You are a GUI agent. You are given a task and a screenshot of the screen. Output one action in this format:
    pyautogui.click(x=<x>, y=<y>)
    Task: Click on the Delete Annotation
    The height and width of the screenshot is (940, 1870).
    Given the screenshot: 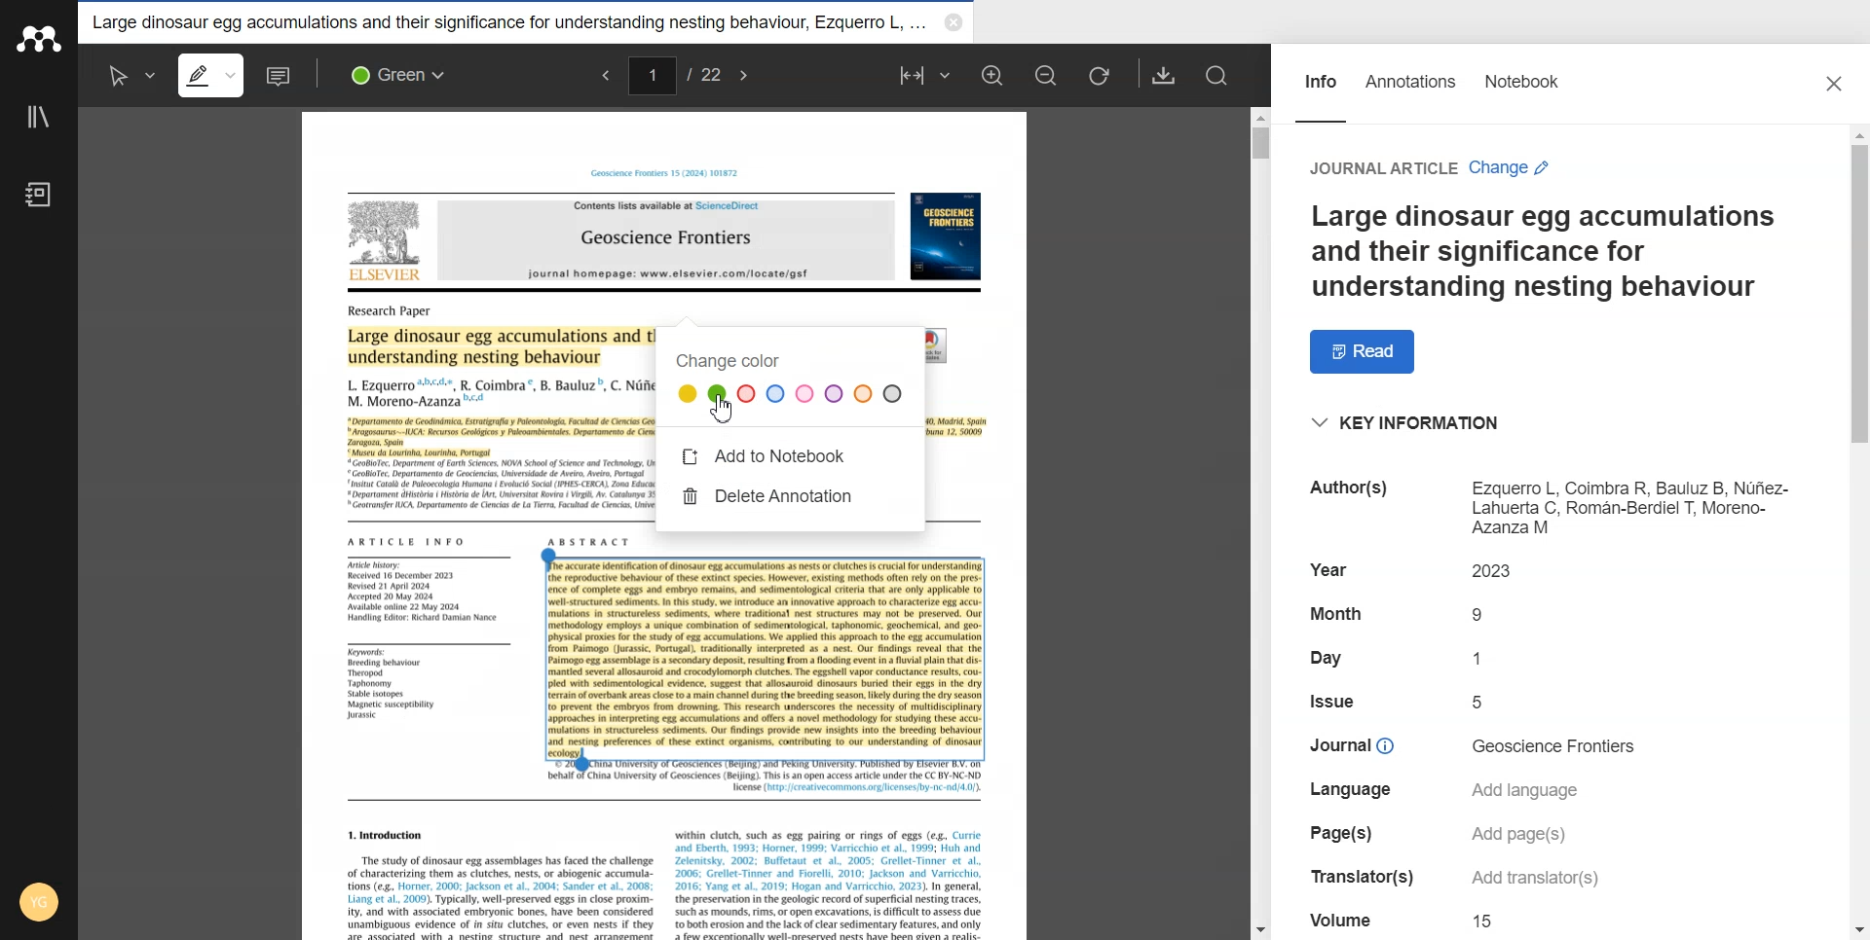 What is the action you would take?
    pyautogui.click(x=770, y=492)
    